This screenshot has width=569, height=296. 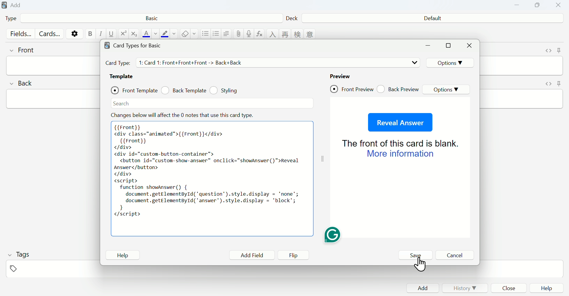 What do you see at coordinates (195, 34) in the screenshot?
I see `select formatting to remove` at bounding box center [195, 34].